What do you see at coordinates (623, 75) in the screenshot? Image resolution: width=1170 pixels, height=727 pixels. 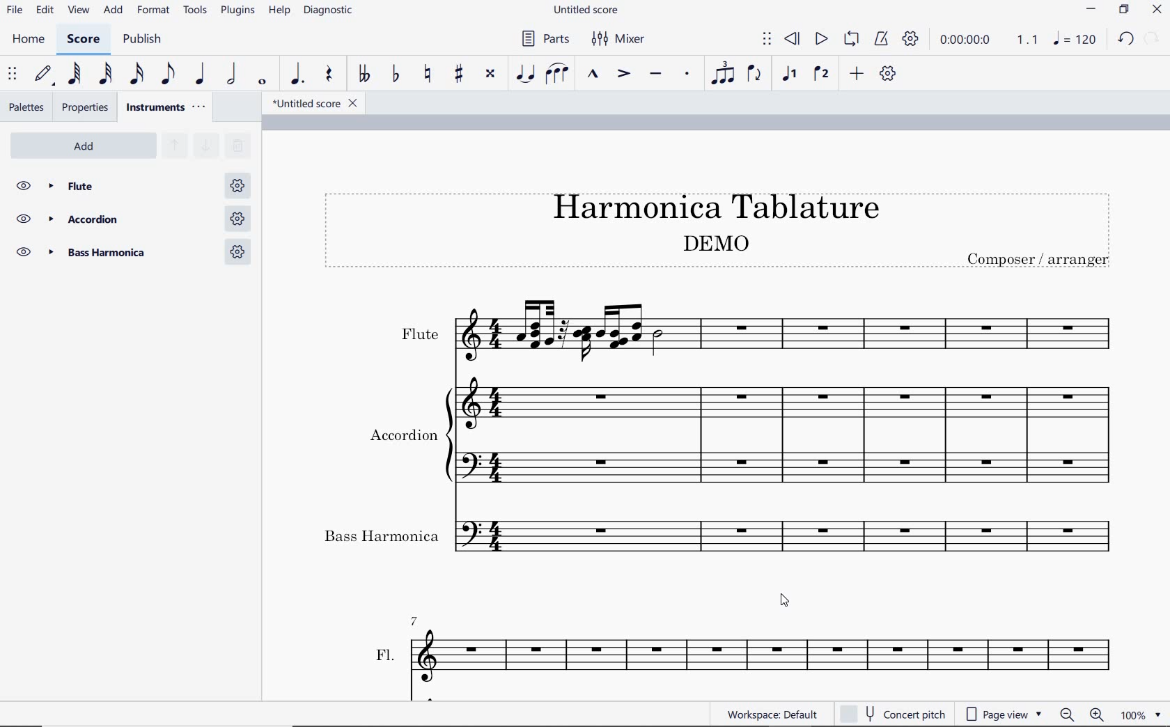 I see `accent` at bounding box center [623, 75].